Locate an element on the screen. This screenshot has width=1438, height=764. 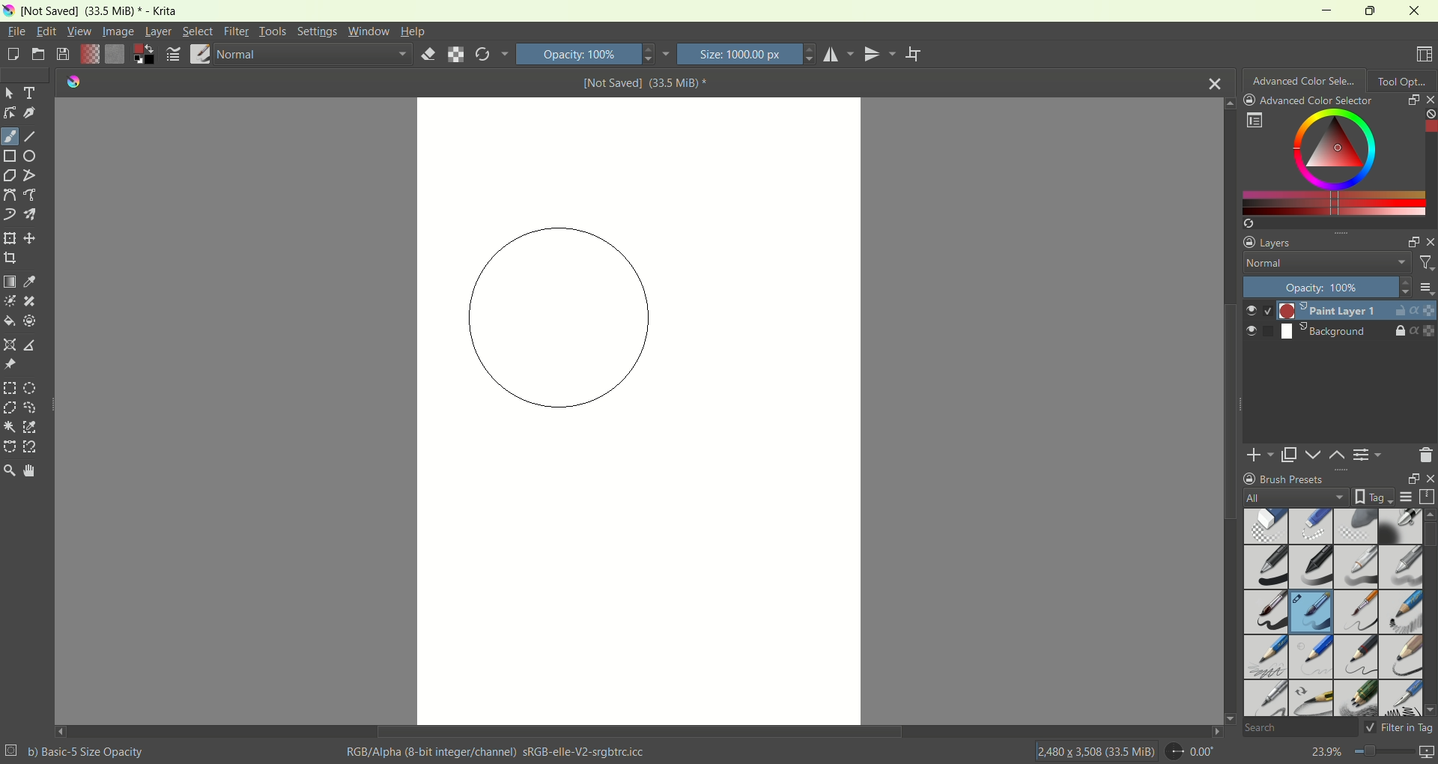
help is located at coordinates (413, 33).